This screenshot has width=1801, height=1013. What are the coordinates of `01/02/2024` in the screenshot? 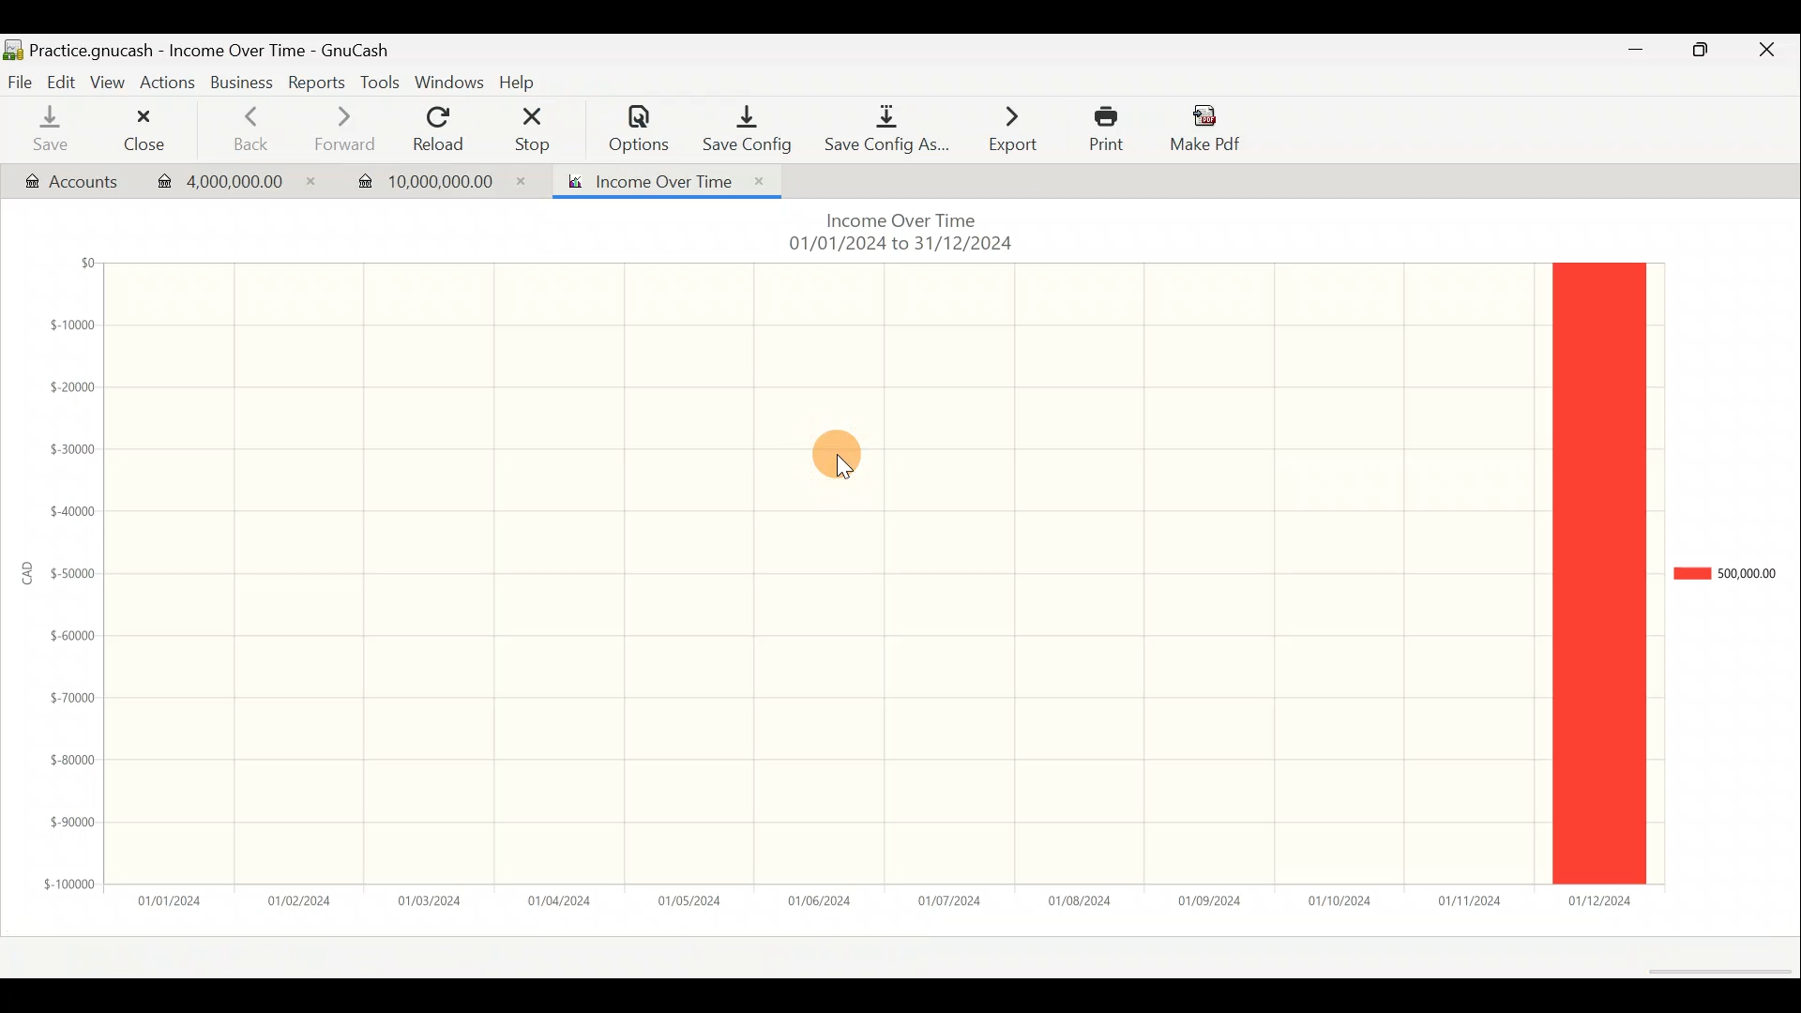 It's located at (300, 901).